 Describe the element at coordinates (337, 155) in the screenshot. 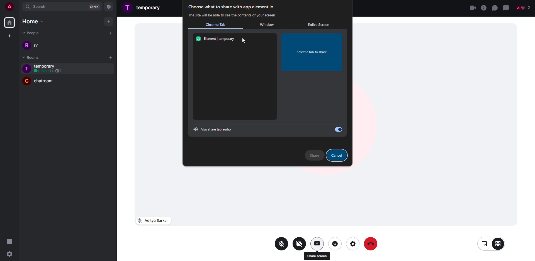

I see `cancel` at that location.